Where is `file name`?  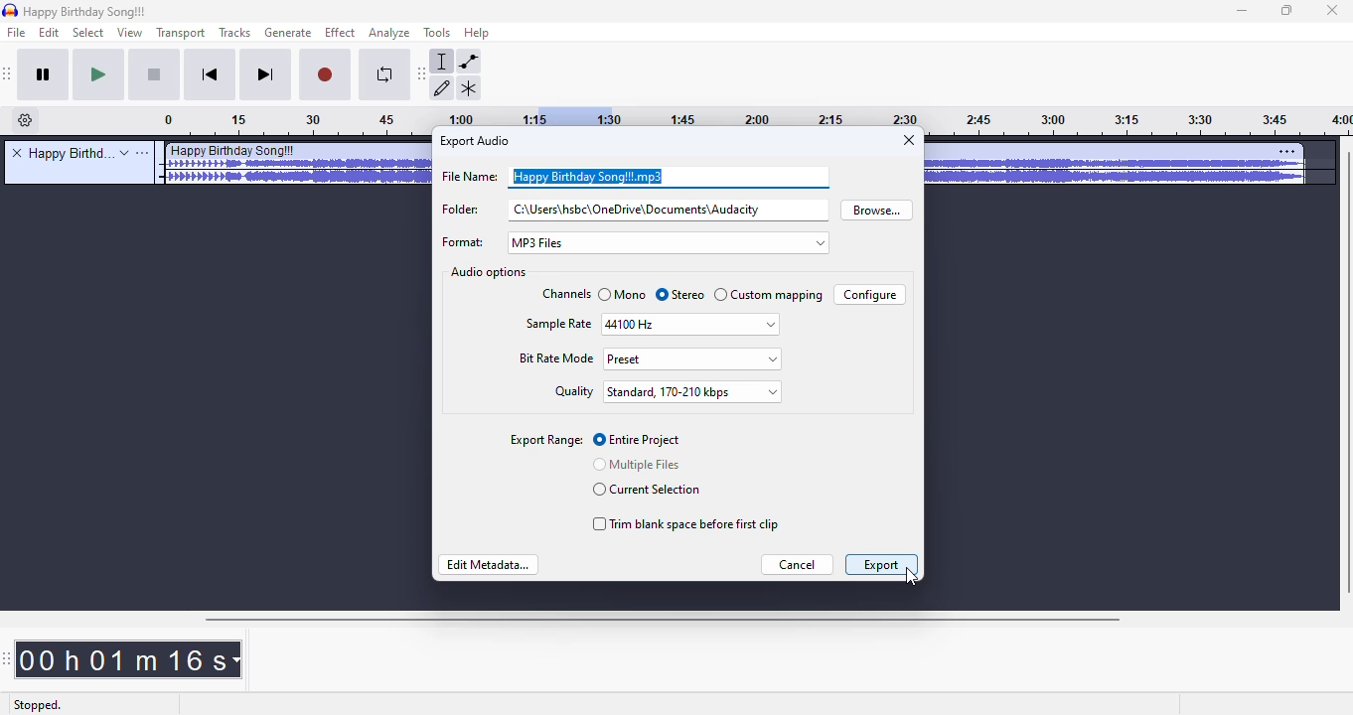 file name is located at coordinates (636, 176).